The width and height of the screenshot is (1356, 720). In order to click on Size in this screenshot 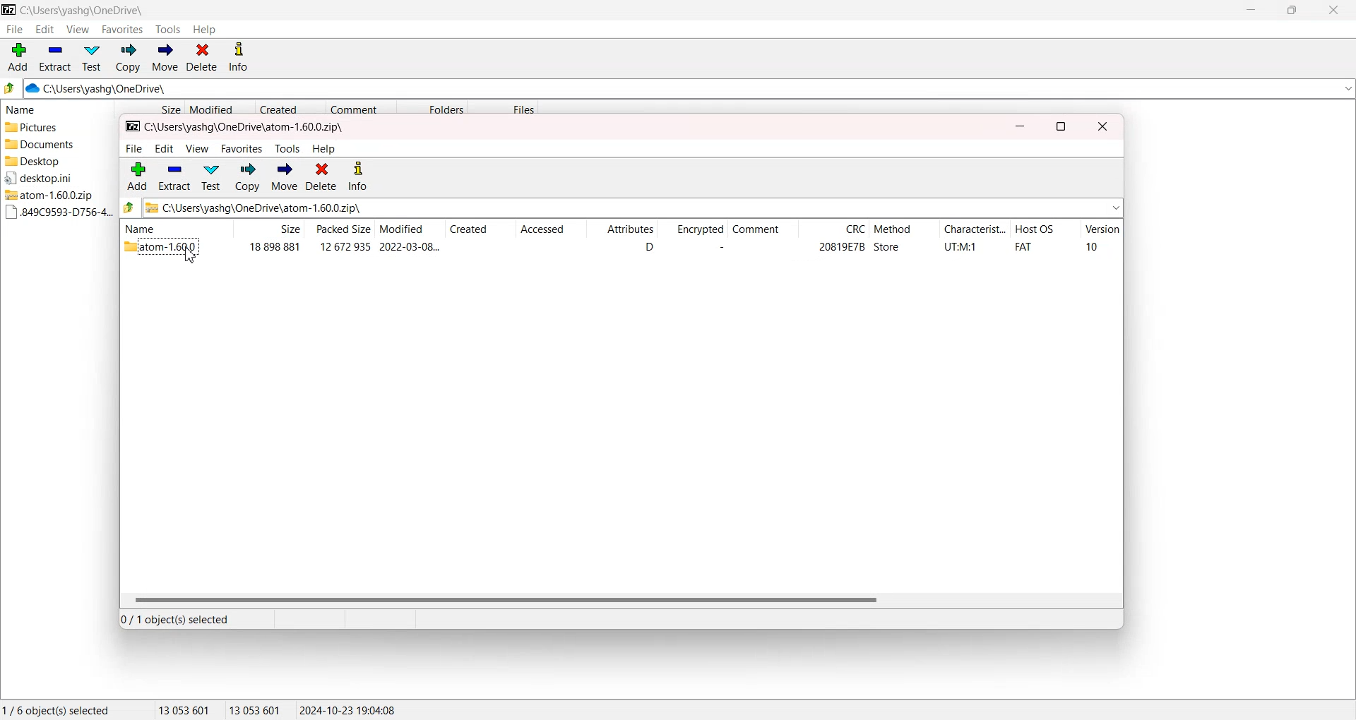, I will do `click(268, 229)`.